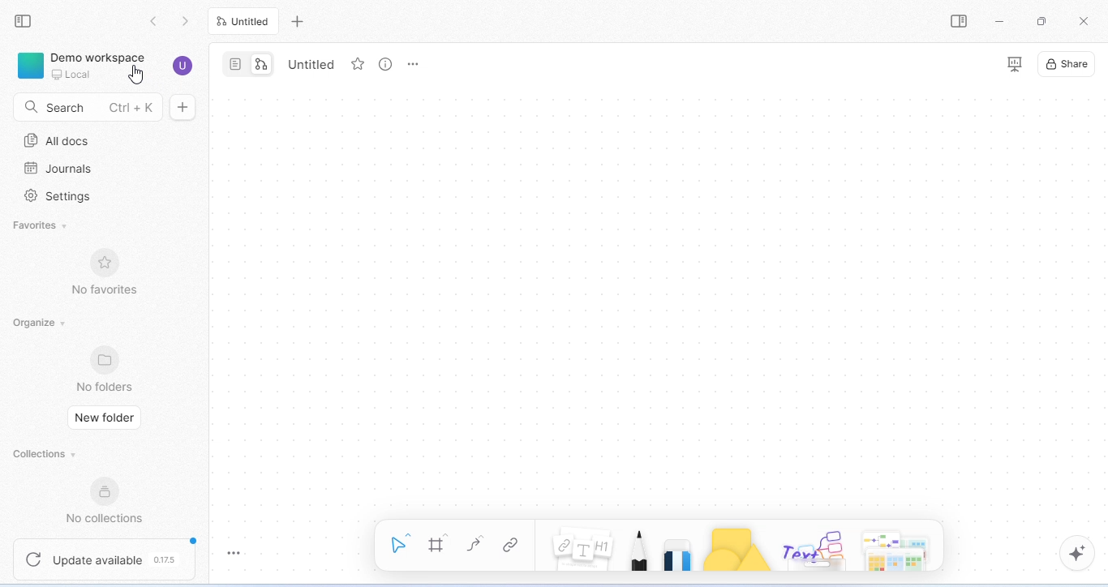 The image size is (1108, 587). What do you see at coordinates (234, 64) in the screenshot?
I see `page mode` at bounding box center [234, 64].